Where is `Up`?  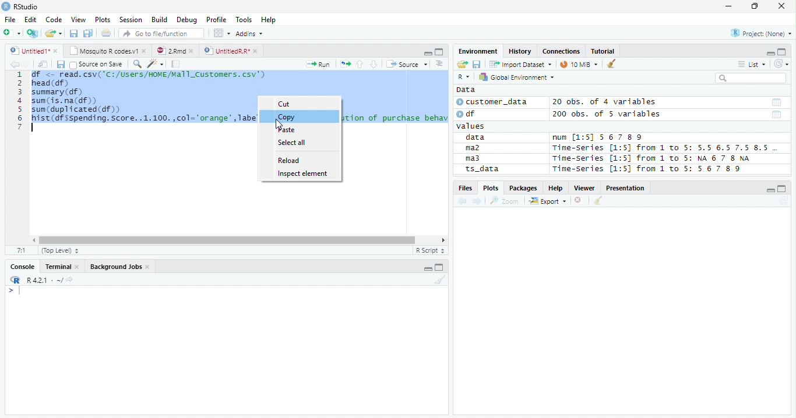
Up is located at coordinates (360, 65).